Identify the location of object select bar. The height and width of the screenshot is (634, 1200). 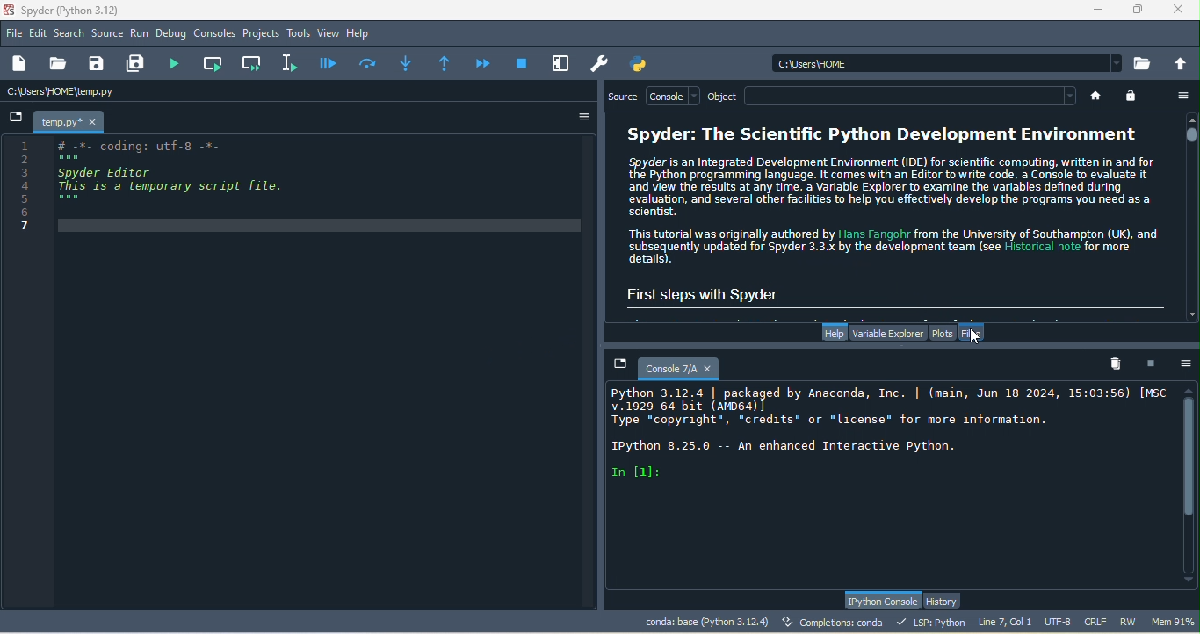
(909, 95).